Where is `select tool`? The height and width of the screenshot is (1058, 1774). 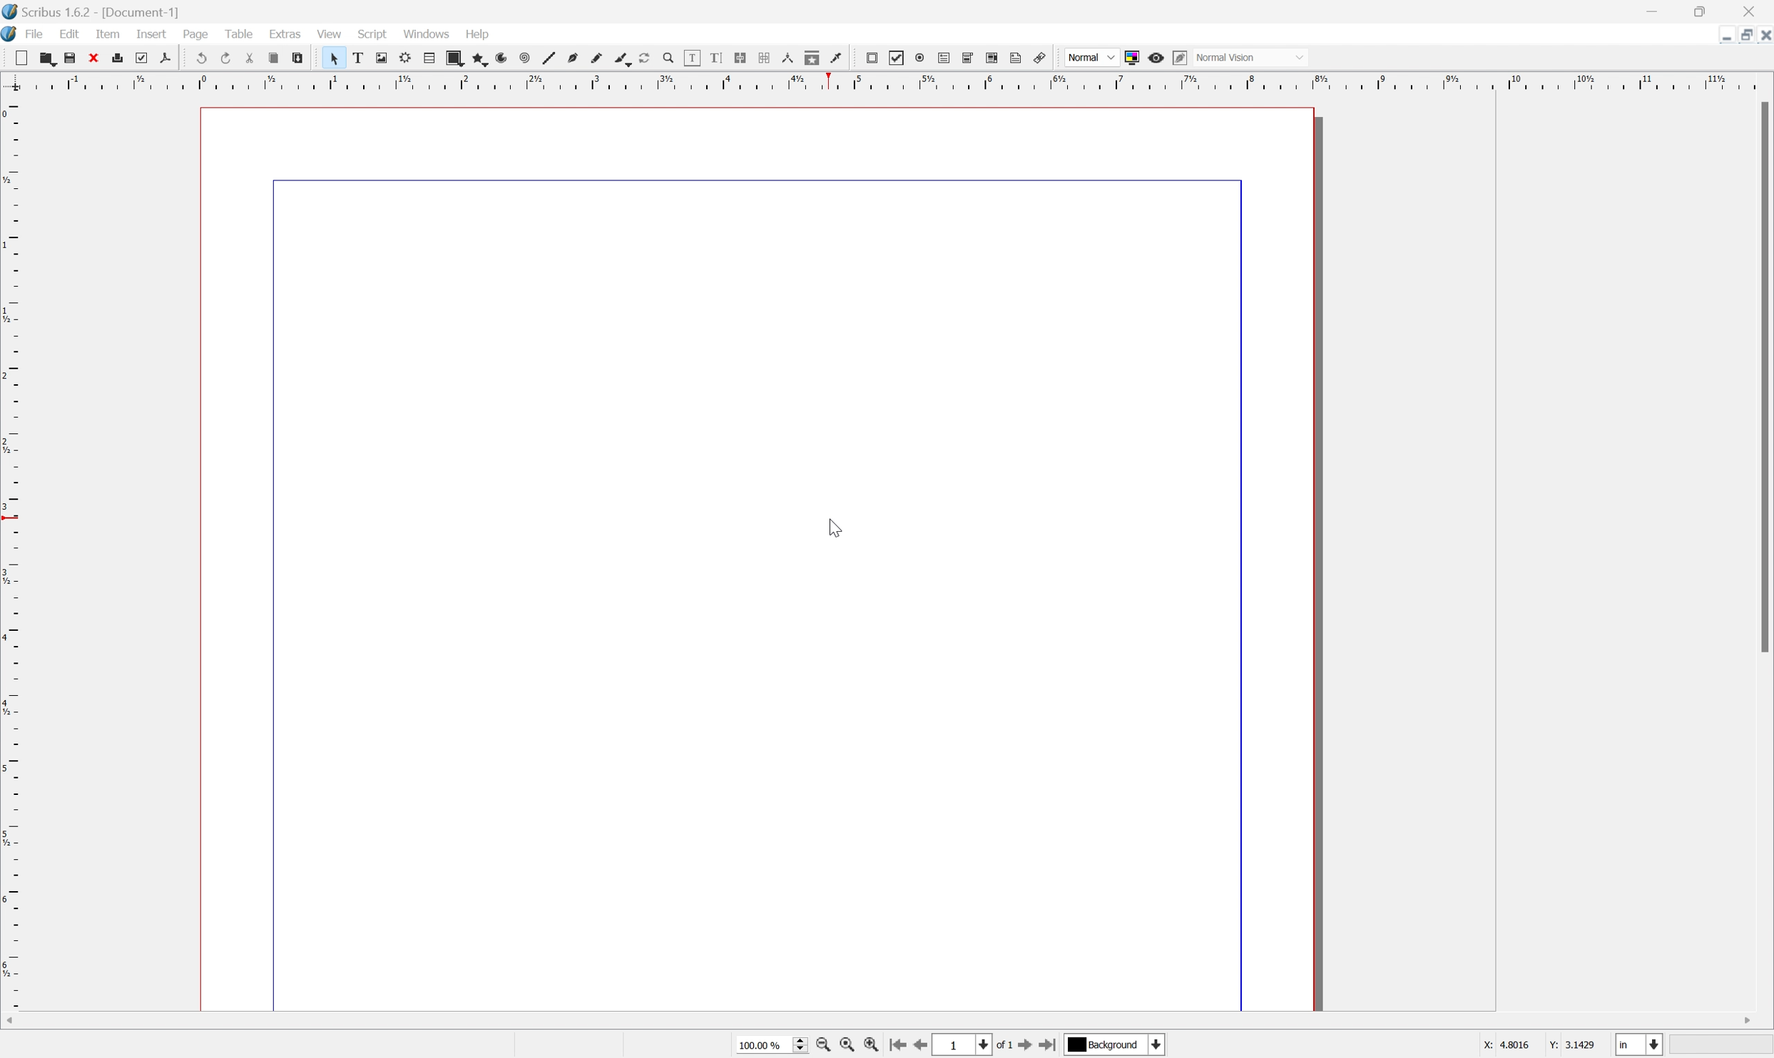
select tool is located at coordinates (332, 58).